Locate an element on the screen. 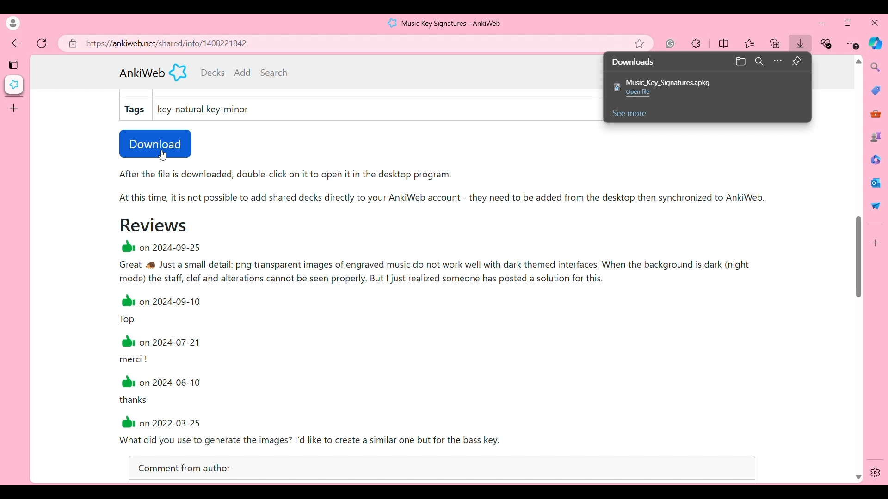 This screenshot has width=888, height=499. Downloads icon shows among other browser icons is located at coordinates (800, 43).